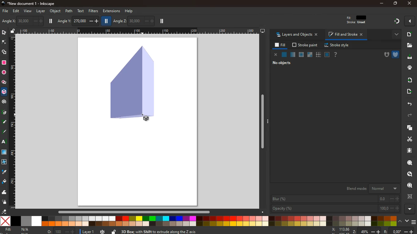 Image resolution: width=417 pixels, height=234 pixels. What do you see at coordinates (299, 35) in the screenshot?
I see `layers and objects` at bounding box center [299, 35].